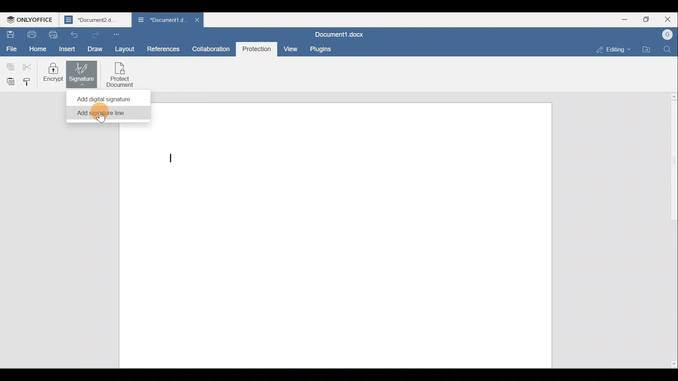  Describe the element at coordinates (161, 19) in the screenshot. I see `Document name` at that location.